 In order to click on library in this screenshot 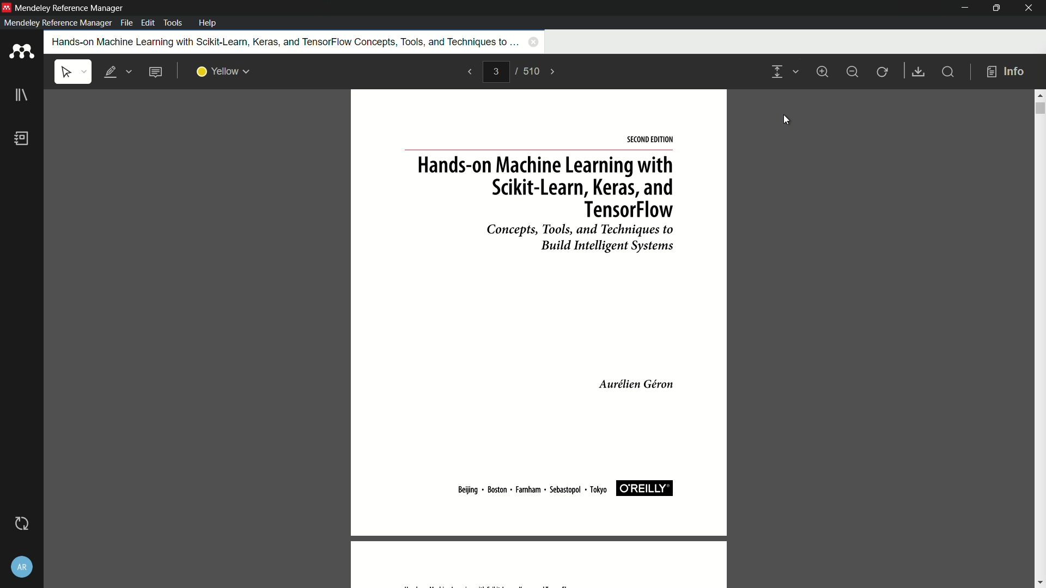, I will do `click(21, 95)`.